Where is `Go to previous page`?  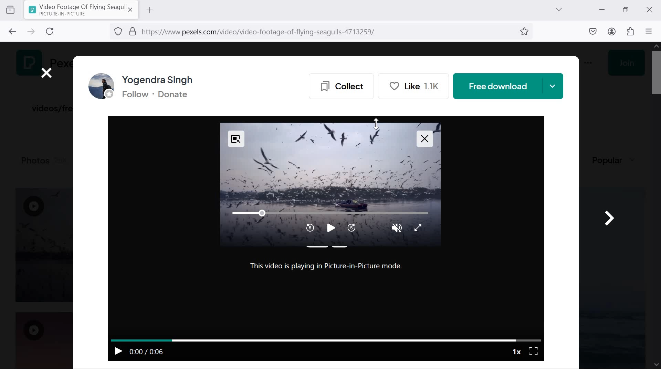
Go to previous page is located at coordinates (11, 30).